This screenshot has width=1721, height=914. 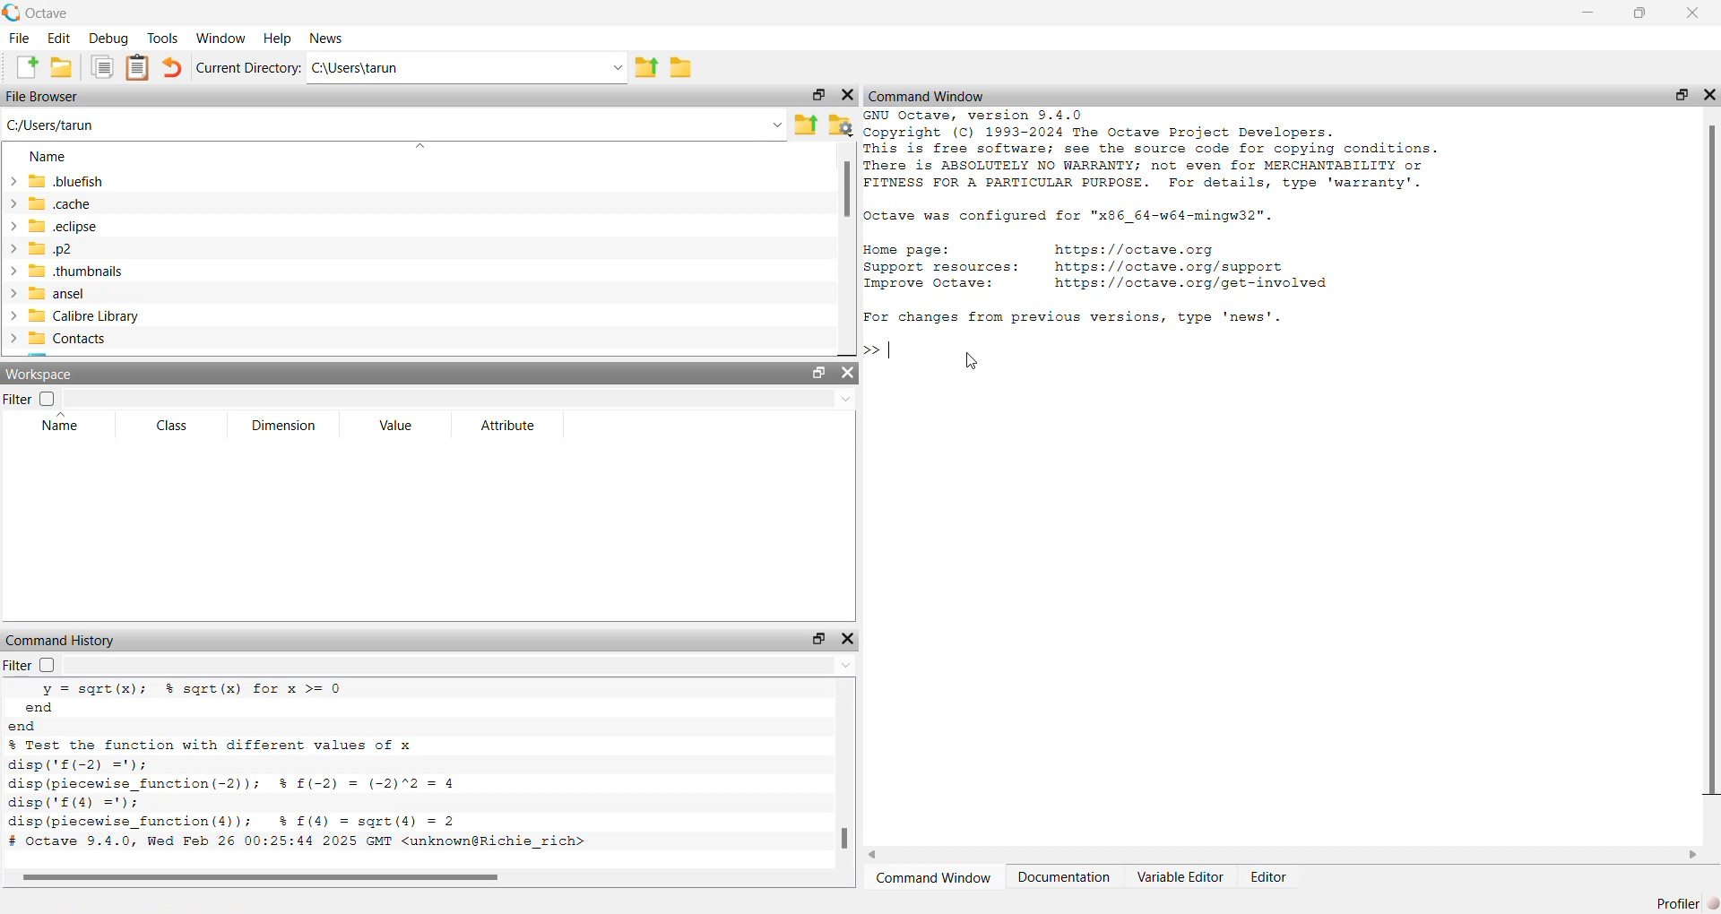 What do you see at coordinates (60, 636) in the screenshot?
I see `Command History` at bounding box center [60, 636].